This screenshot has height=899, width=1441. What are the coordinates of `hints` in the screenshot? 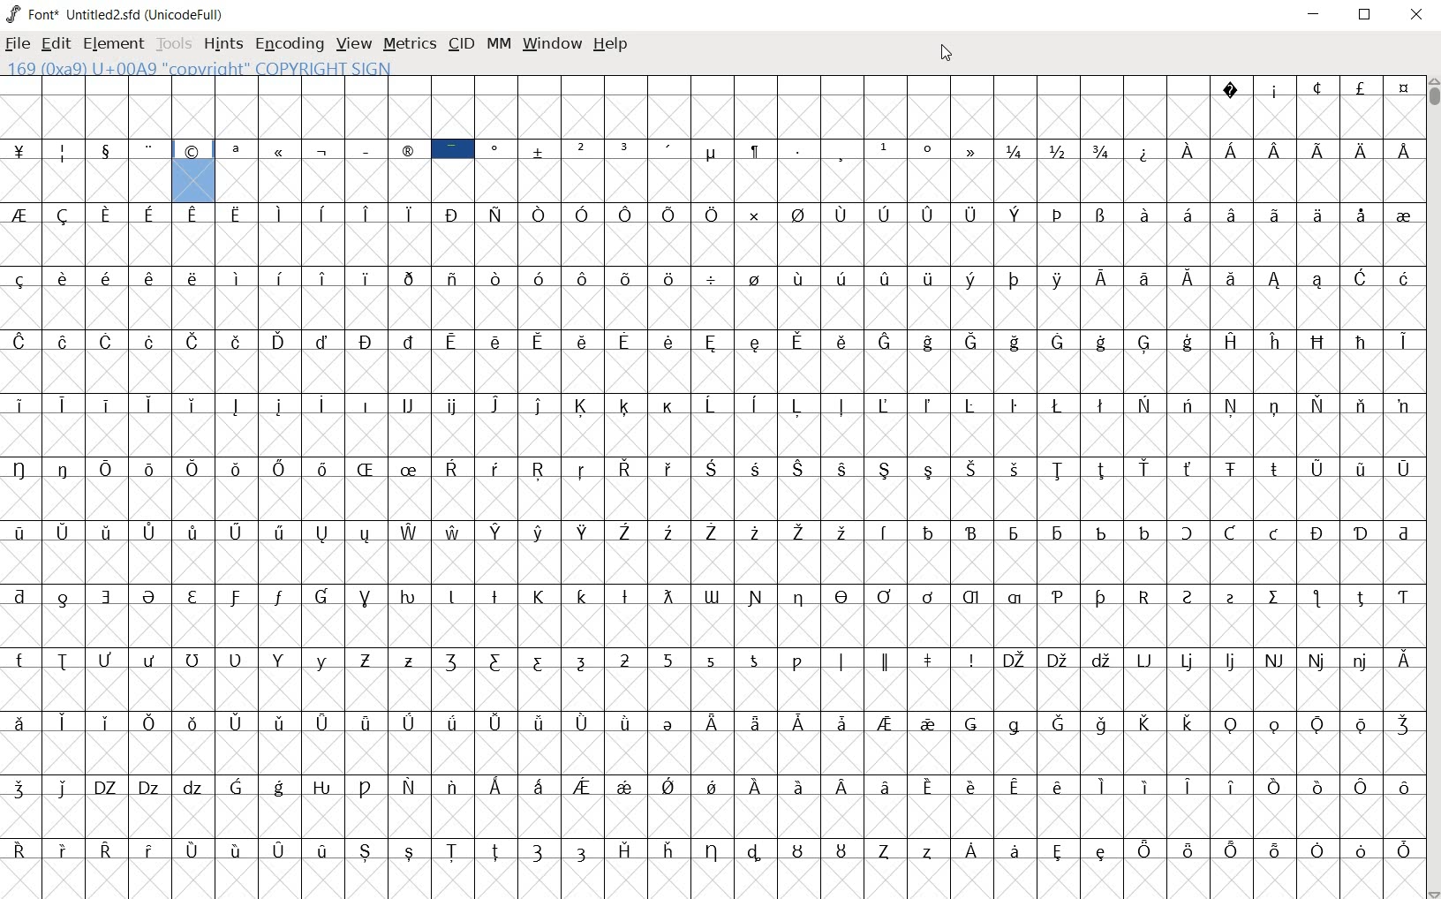 It's located at (222, 45).